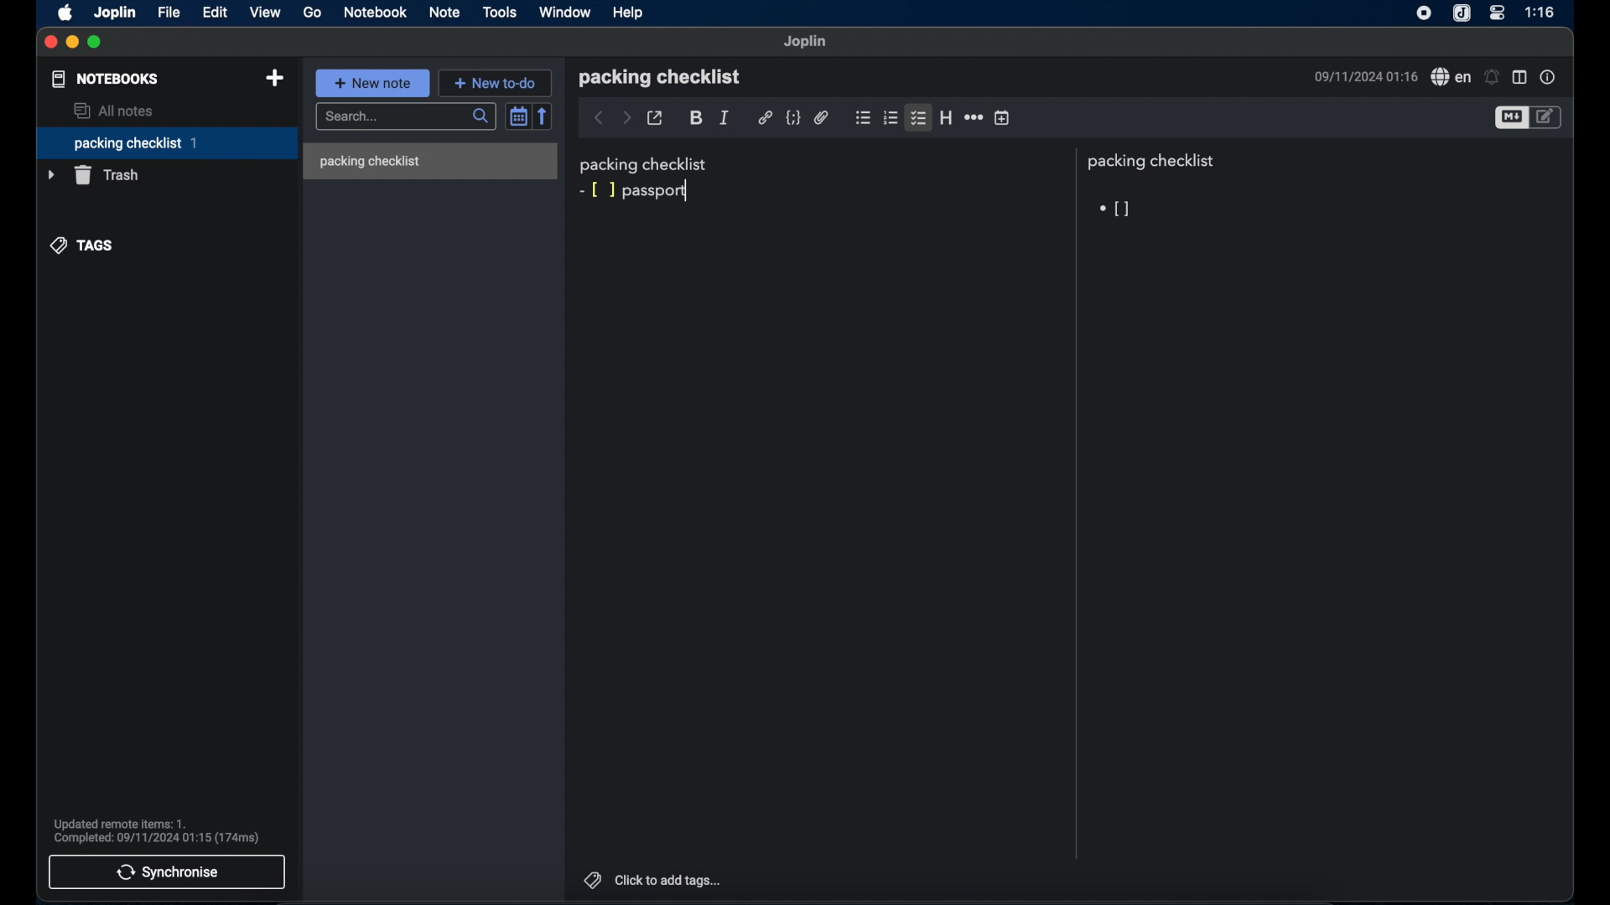 The image size is (1610, 905). What do you see at coordinates (445, 12) in the screenshot?
I see `note` at bounding box center [445, 12].